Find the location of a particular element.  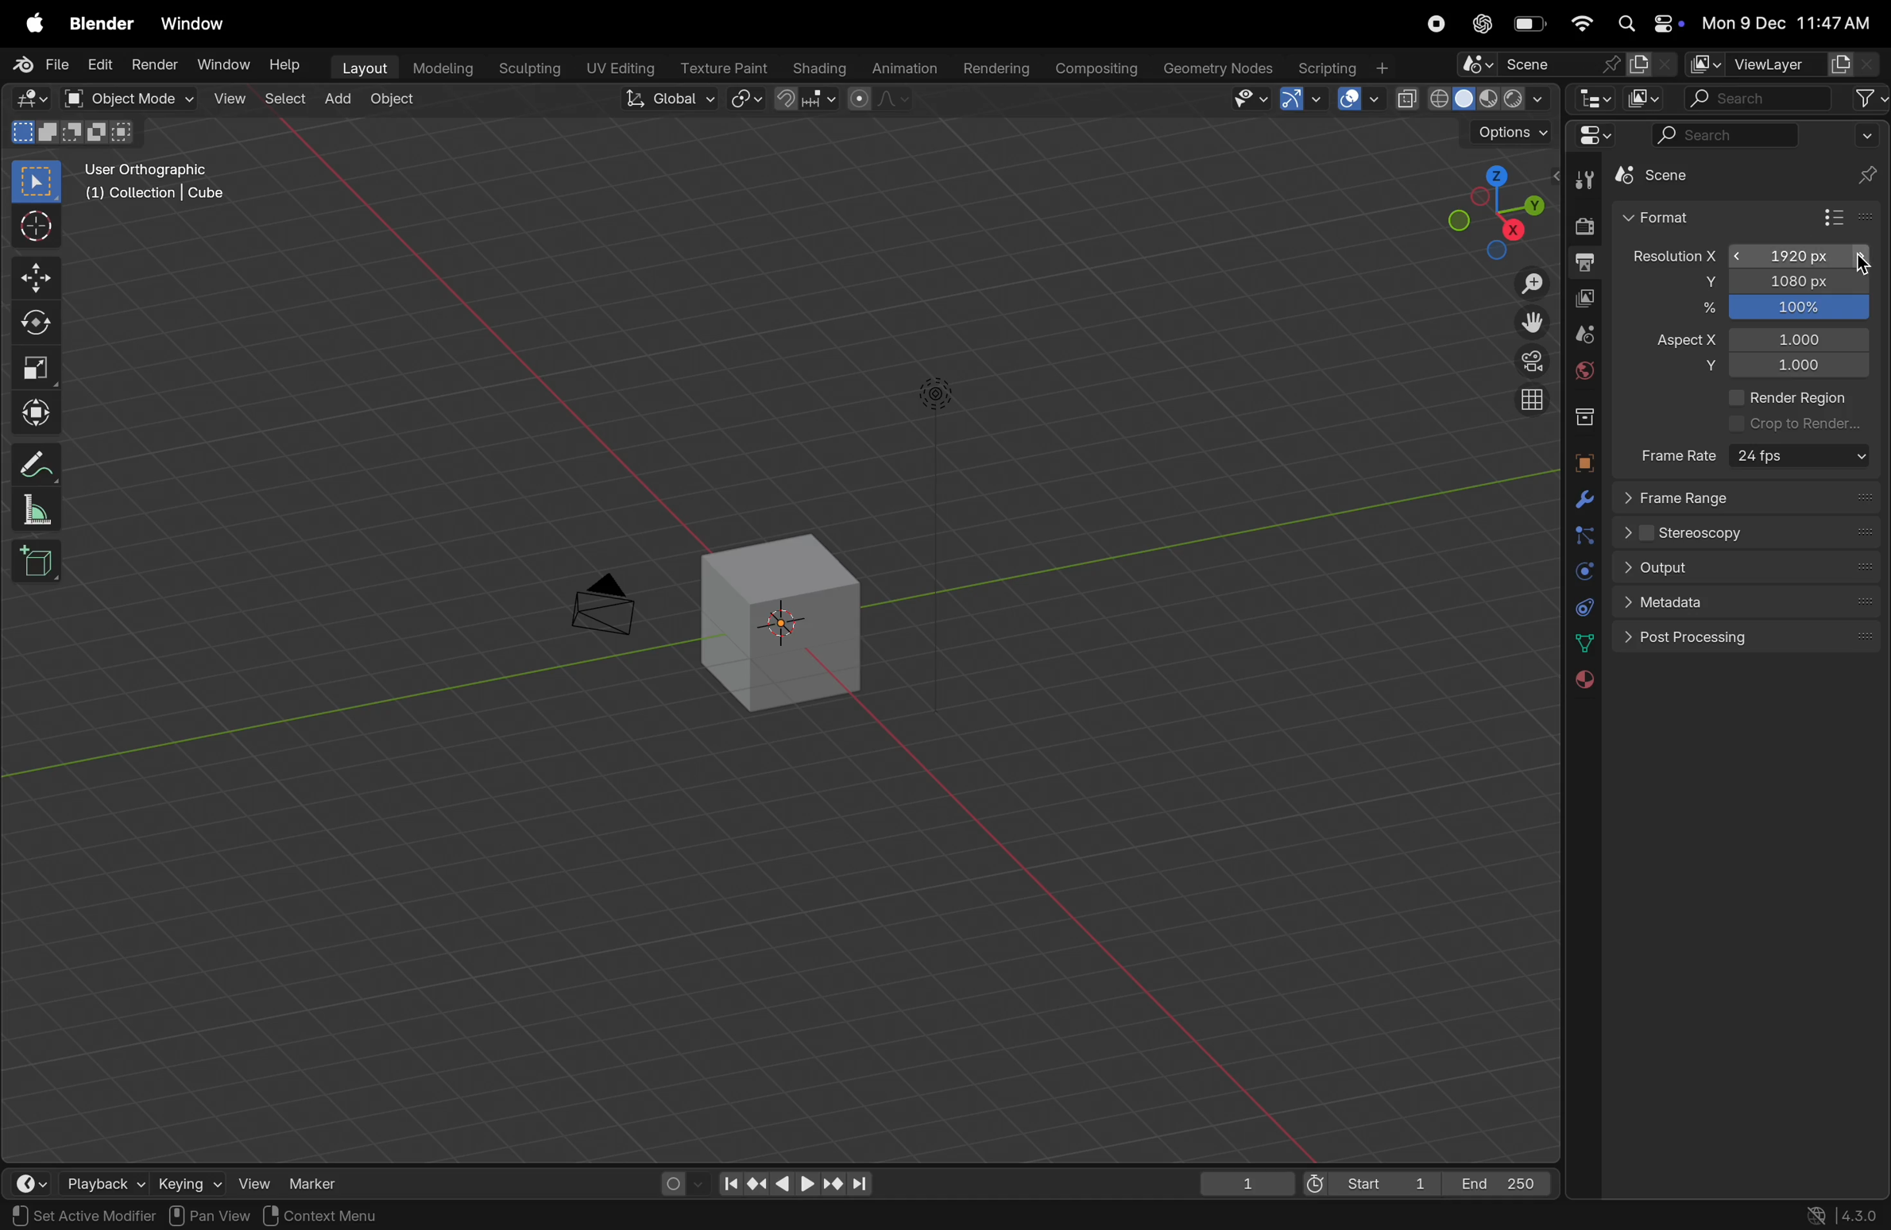

user orthographic is located at coordinates (157, 184).